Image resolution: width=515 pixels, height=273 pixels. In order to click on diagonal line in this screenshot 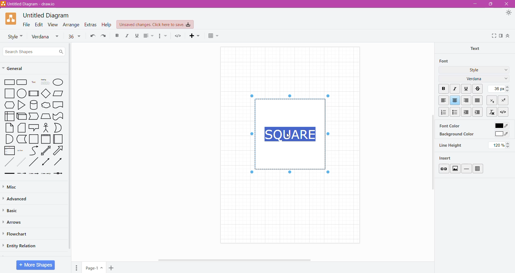, I will do `click(34, 162)`.